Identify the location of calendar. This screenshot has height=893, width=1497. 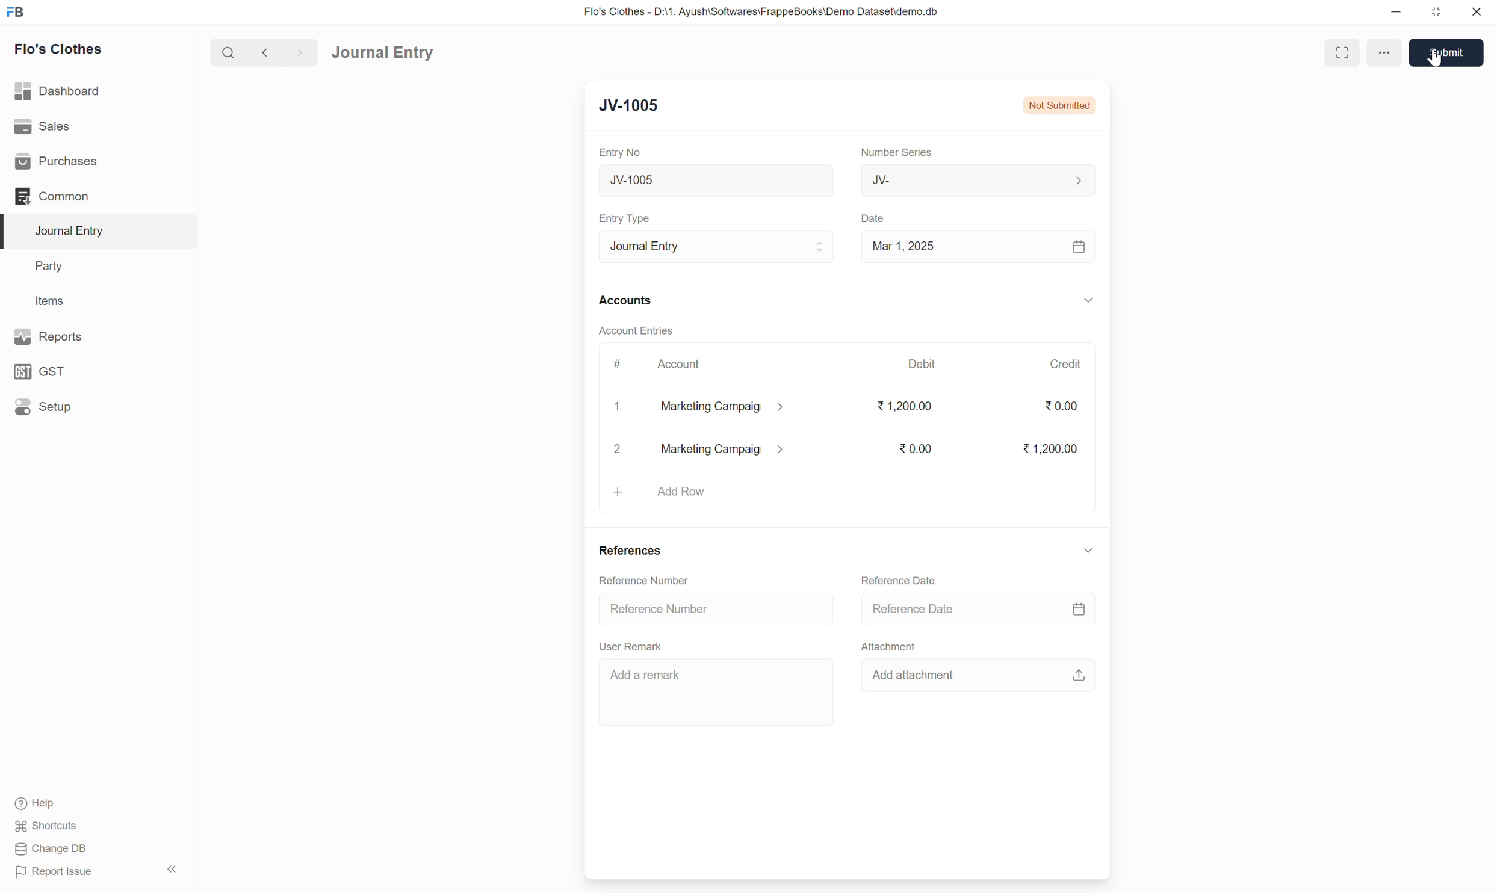
(1077, 610).